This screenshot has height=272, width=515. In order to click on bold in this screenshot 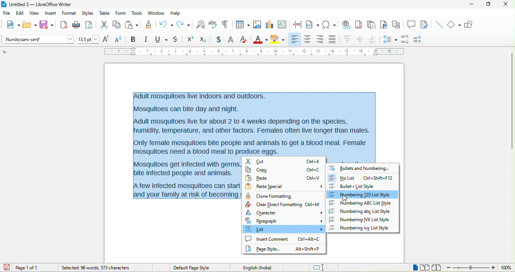, I will do `click(134, 39)`.